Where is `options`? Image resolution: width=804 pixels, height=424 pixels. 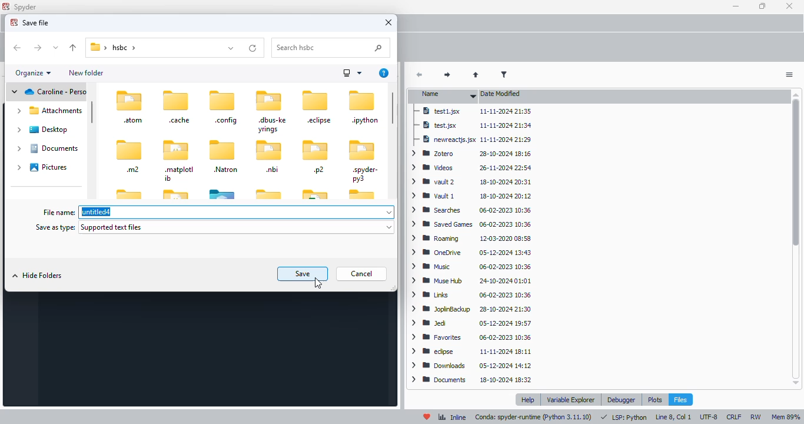 options is located at coordinates (789, 75).